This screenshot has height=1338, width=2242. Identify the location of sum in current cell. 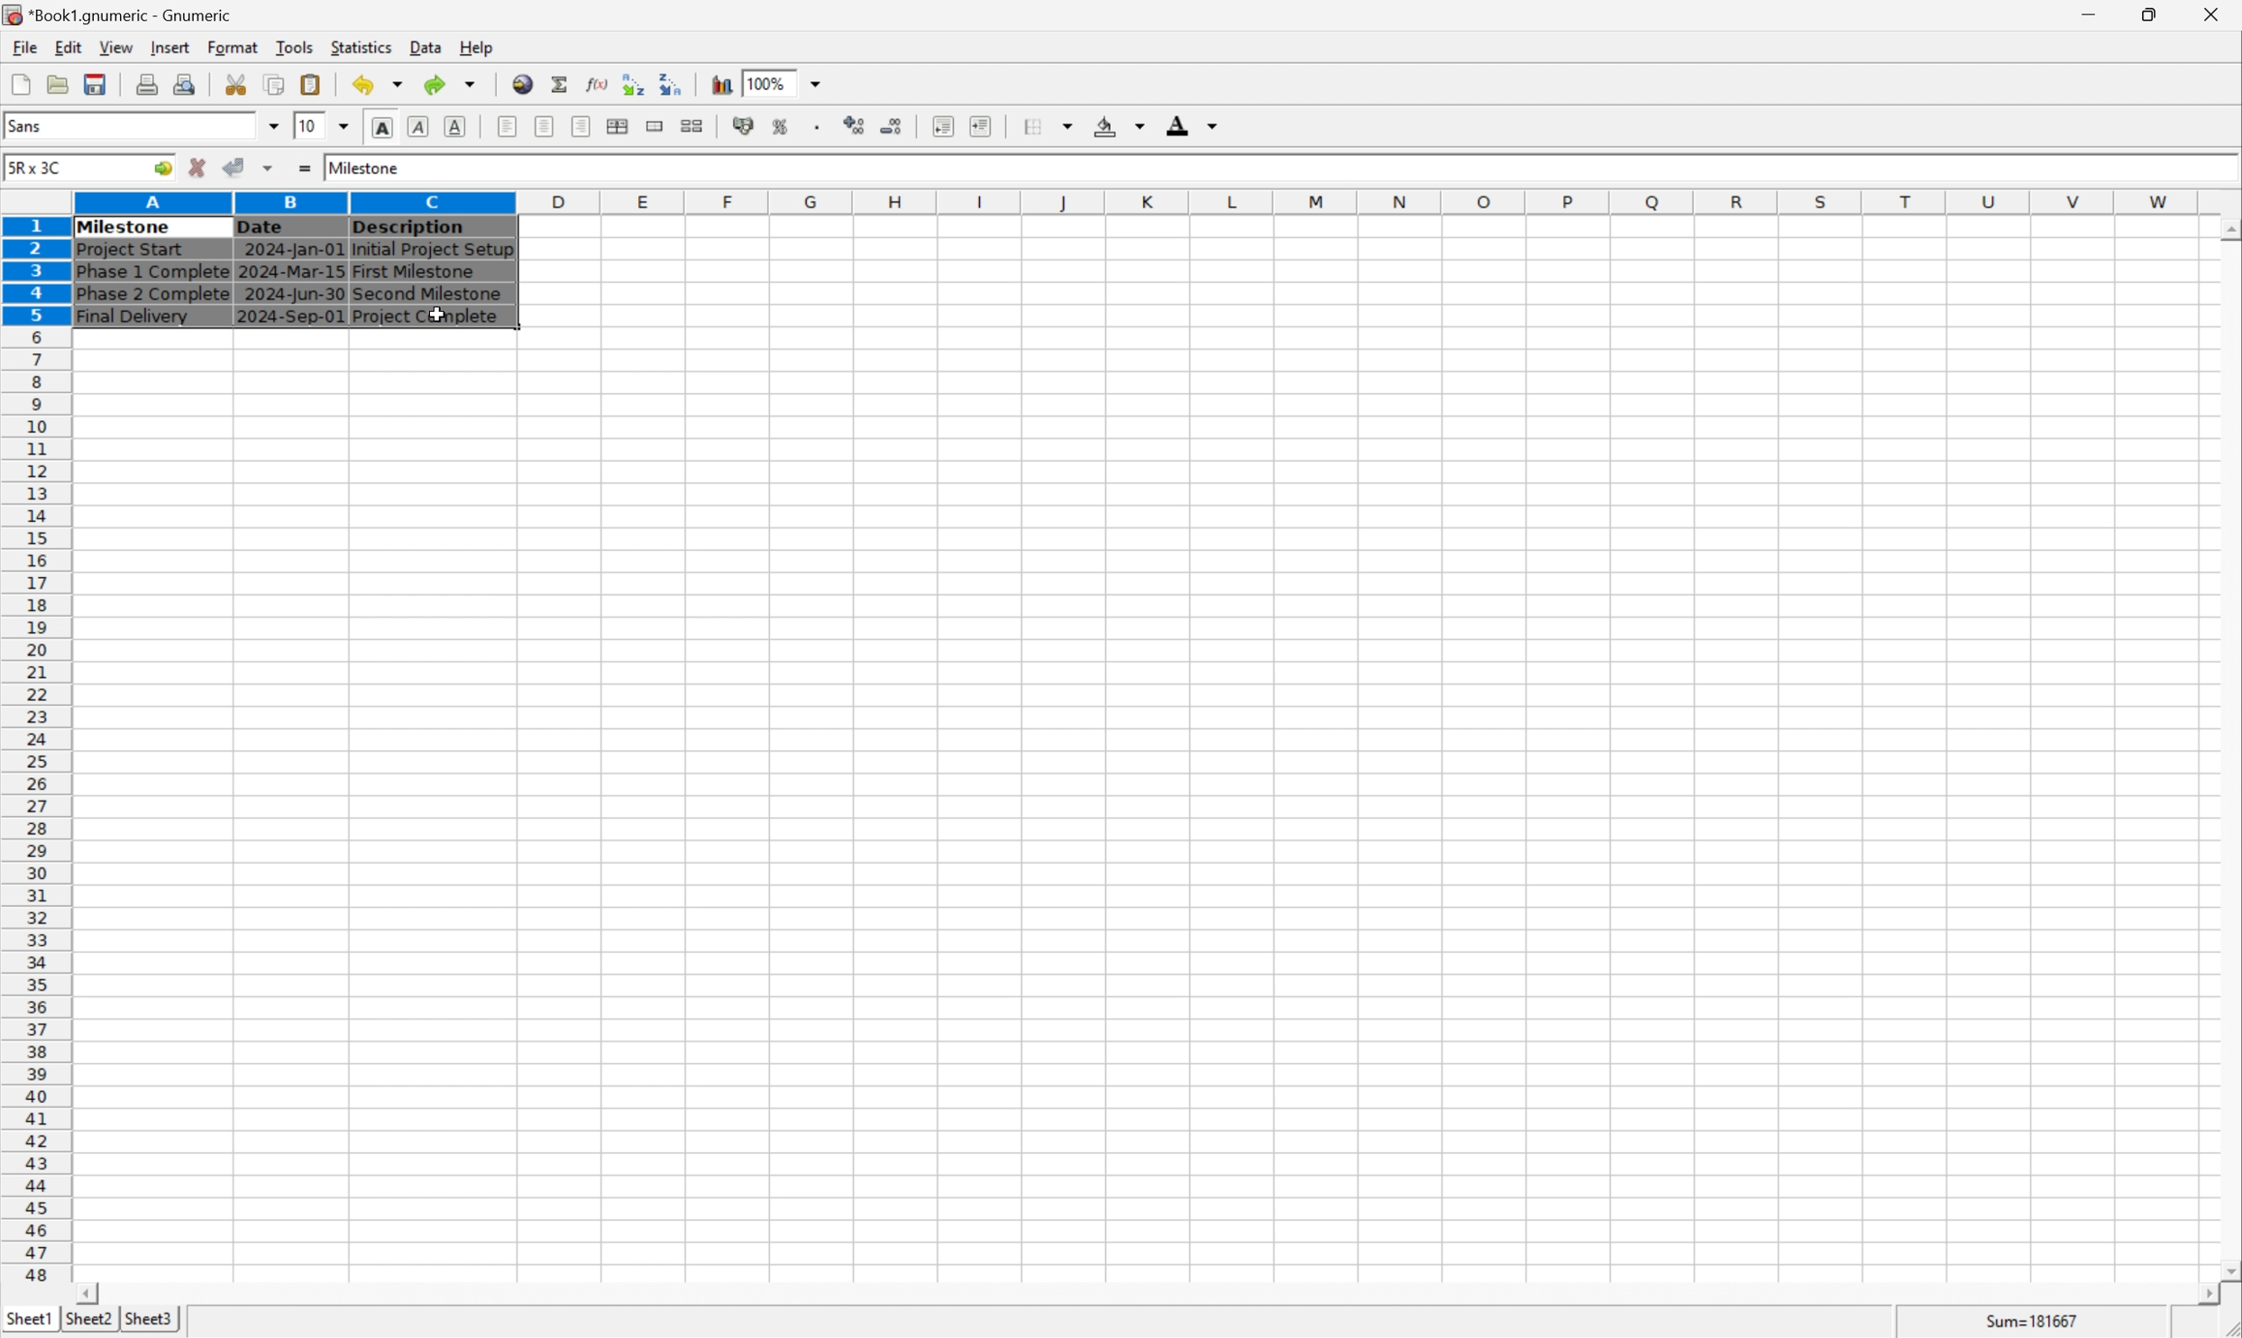
(562, 84).